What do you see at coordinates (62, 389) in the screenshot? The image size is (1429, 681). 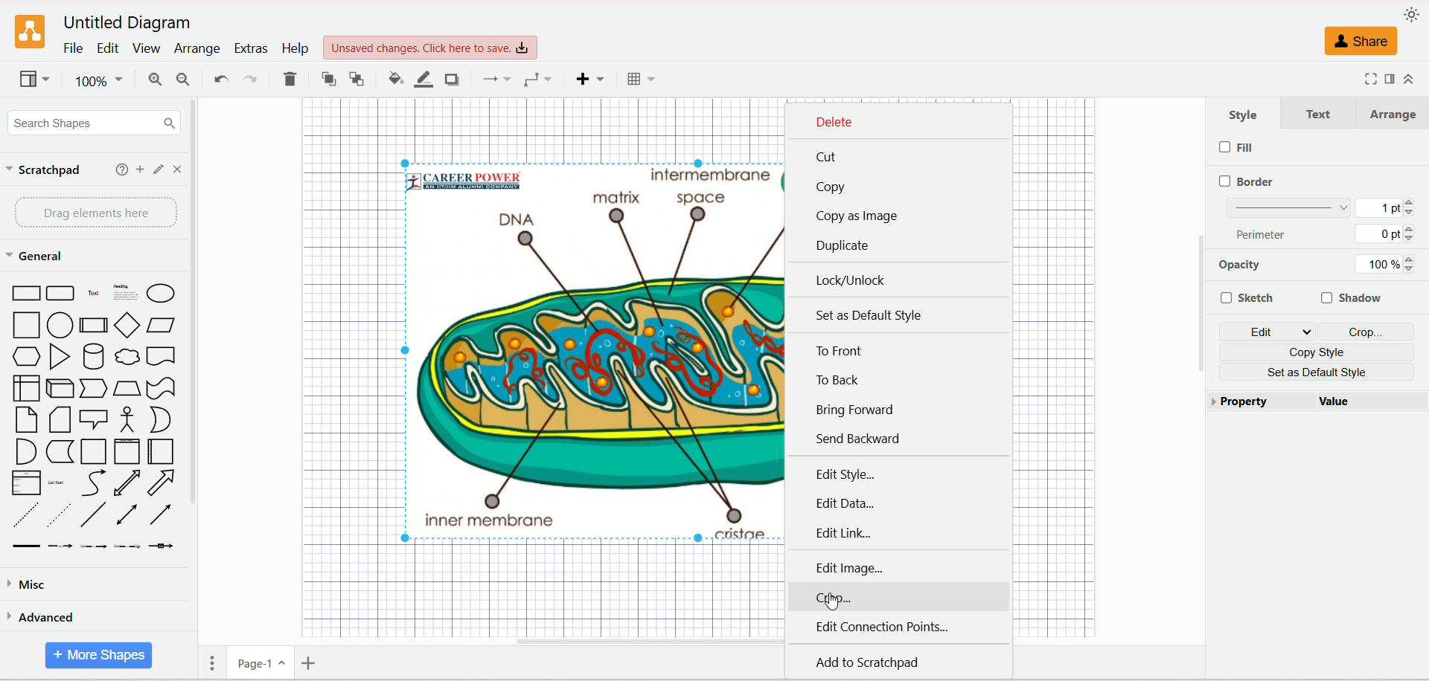 I see `Cube` at bounding box center [62, 389].